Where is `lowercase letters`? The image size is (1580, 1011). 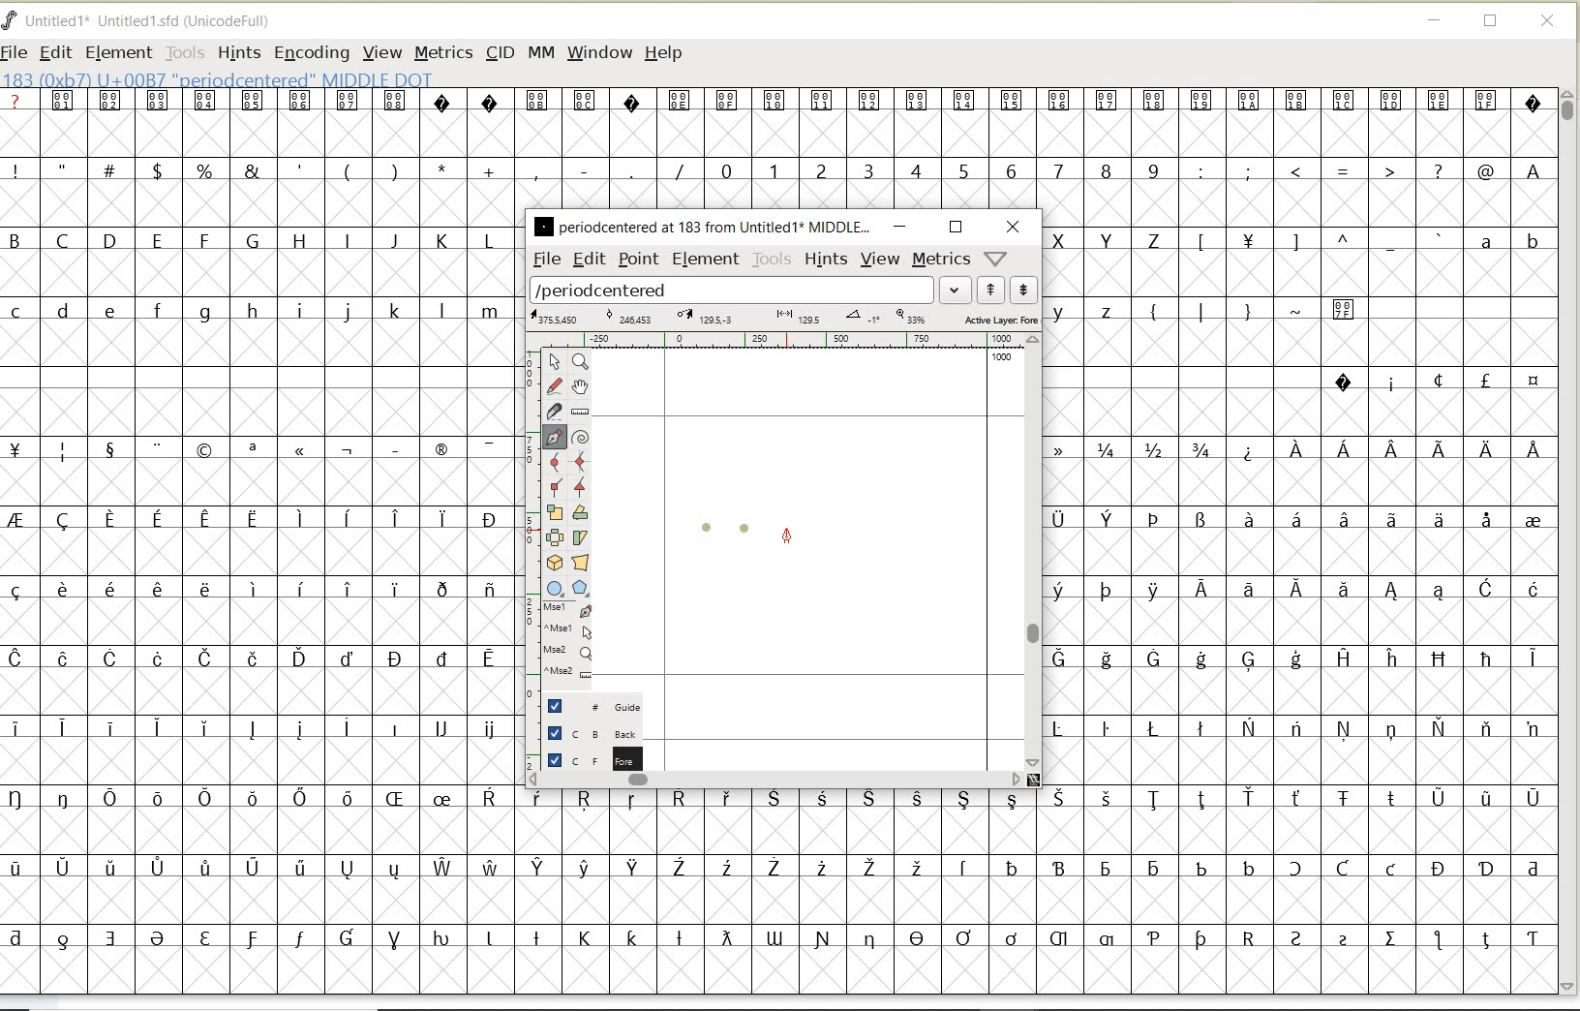 lowercase letters is located at coordinates (258, 312).